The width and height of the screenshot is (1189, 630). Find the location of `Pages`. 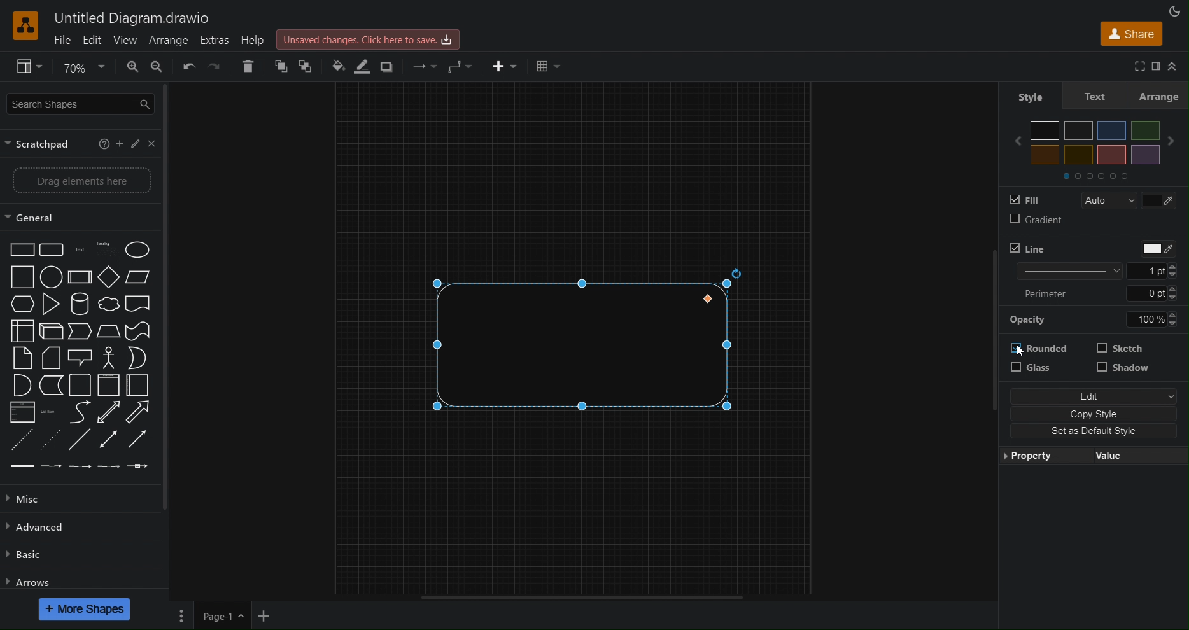

Pages is located at coordinates (183, 615).